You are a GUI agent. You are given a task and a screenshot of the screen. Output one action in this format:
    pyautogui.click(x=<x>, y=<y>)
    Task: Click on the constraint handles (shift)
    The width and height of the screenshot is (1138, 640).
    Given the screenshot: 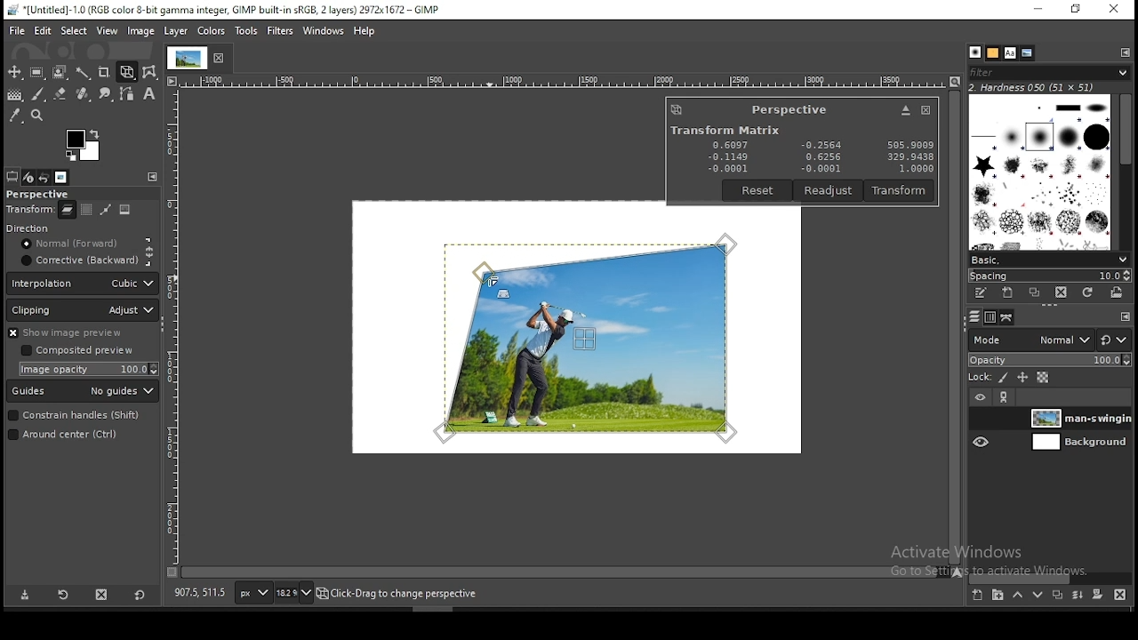 What is the action you would take?
    pyautogui.click(x=75, y=416)
    